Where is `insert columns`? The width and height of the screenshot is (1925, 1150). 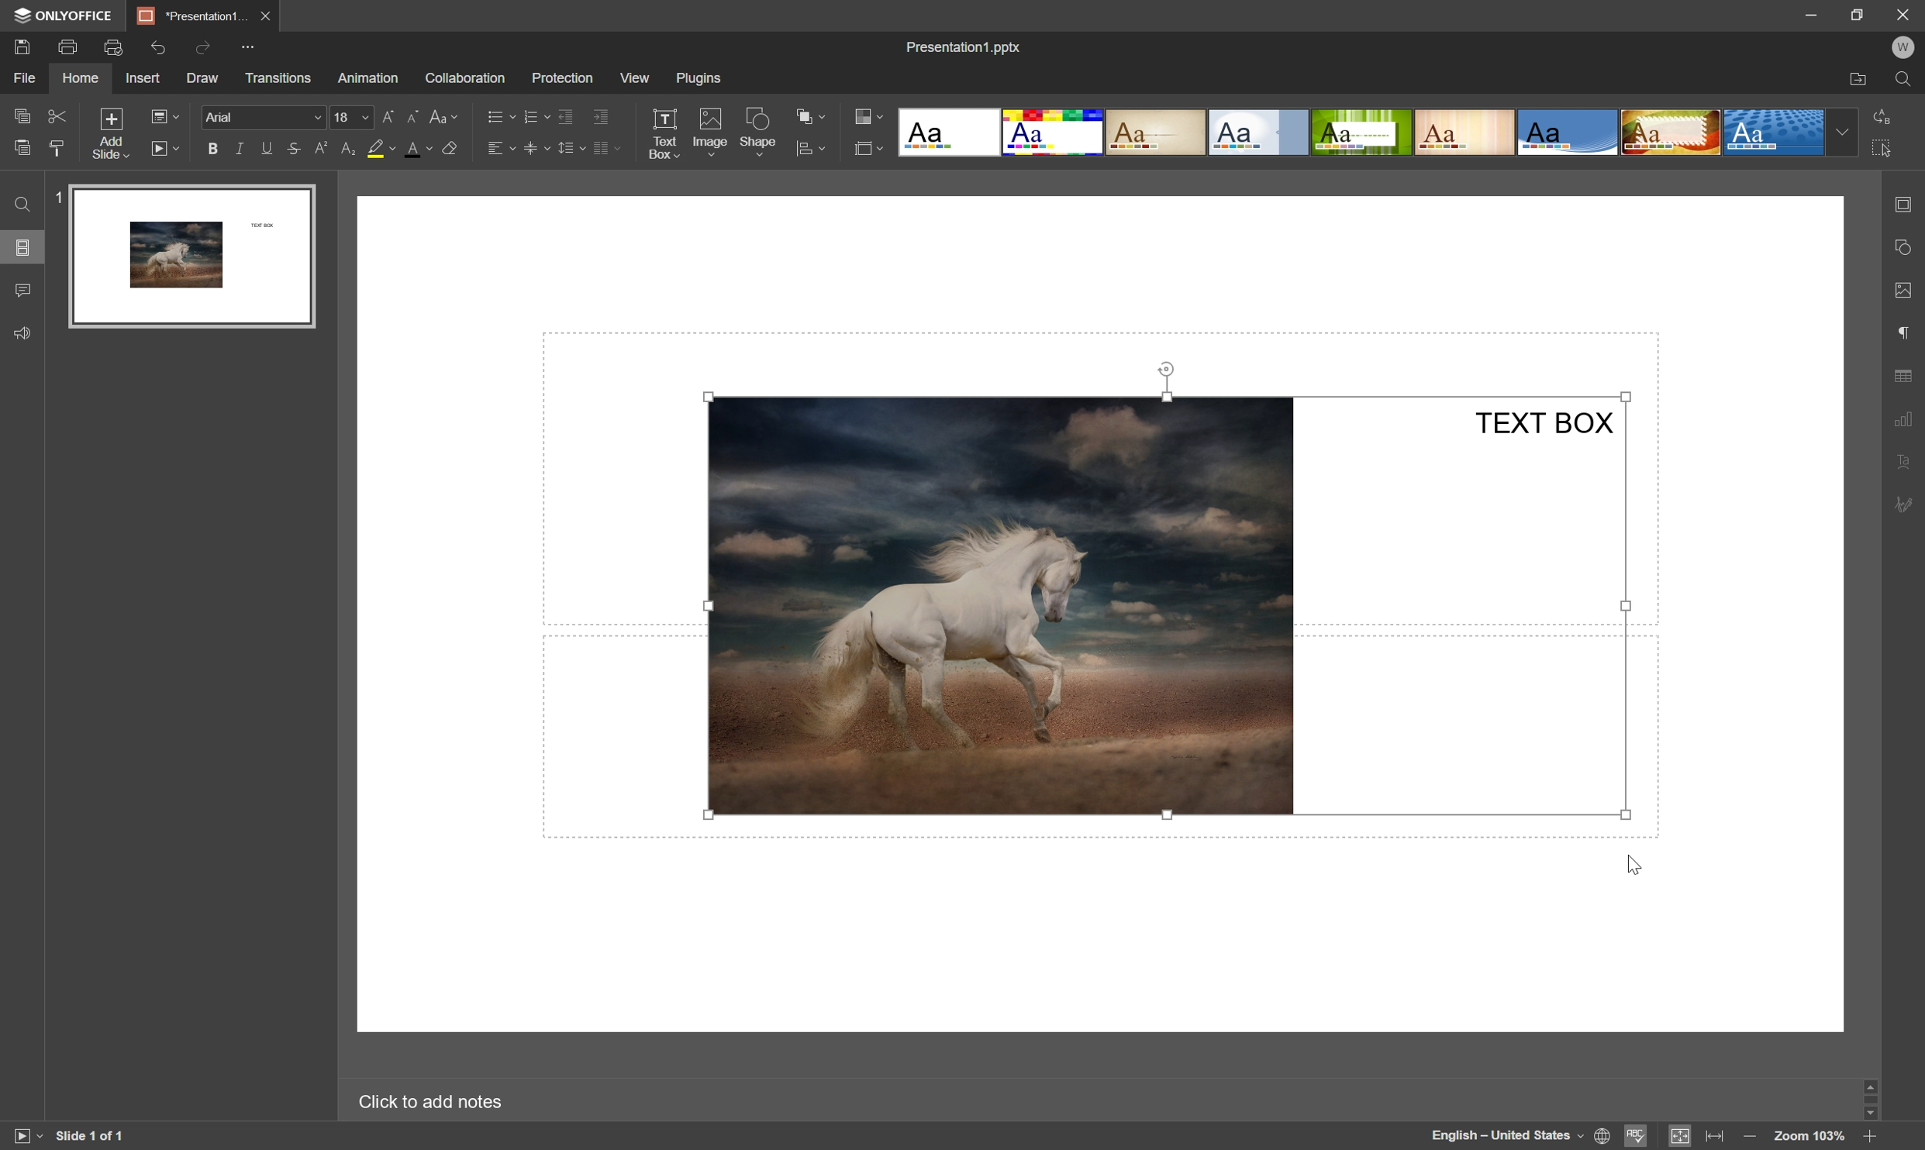
insert columns is located at coordinates (606, 148).